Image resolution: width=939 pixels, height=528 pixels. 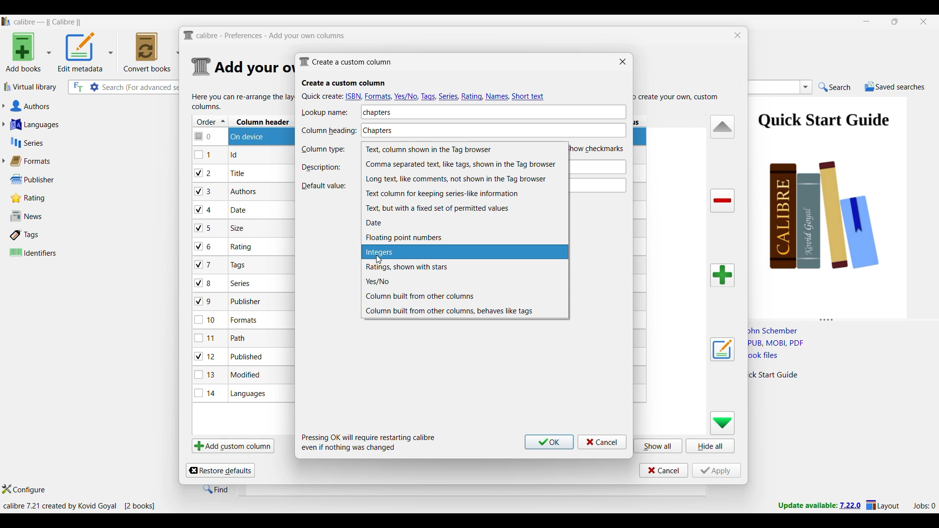 I want to click on Title and logo of current window, so click(x=265, y=36).